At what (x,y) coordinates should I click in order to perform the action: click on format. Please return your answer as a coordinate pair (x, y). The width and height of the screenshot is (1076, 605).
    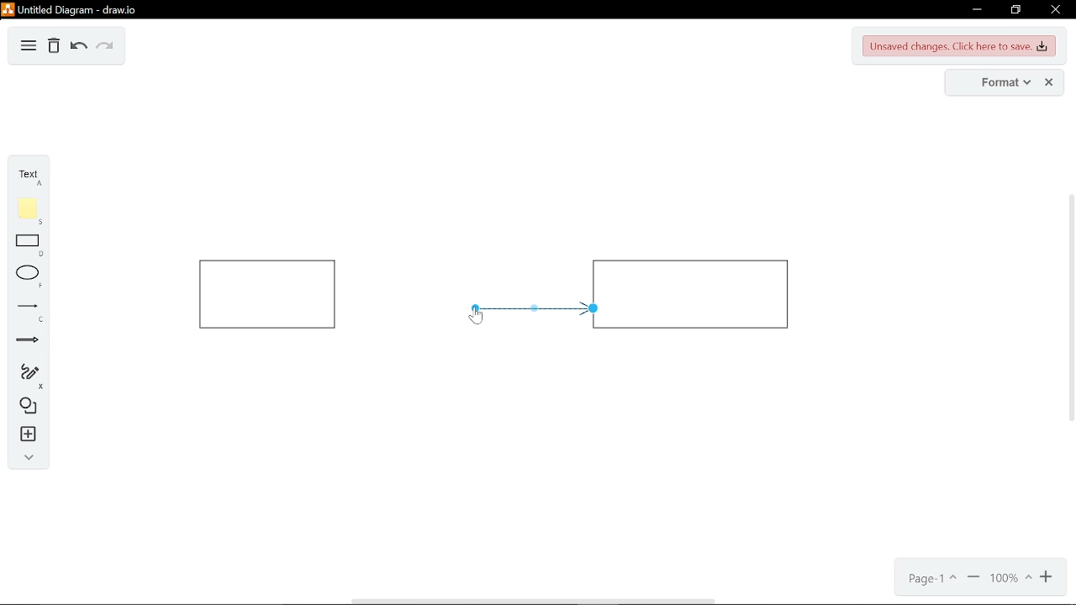
    Looking at the image, I should click on (995, 82).